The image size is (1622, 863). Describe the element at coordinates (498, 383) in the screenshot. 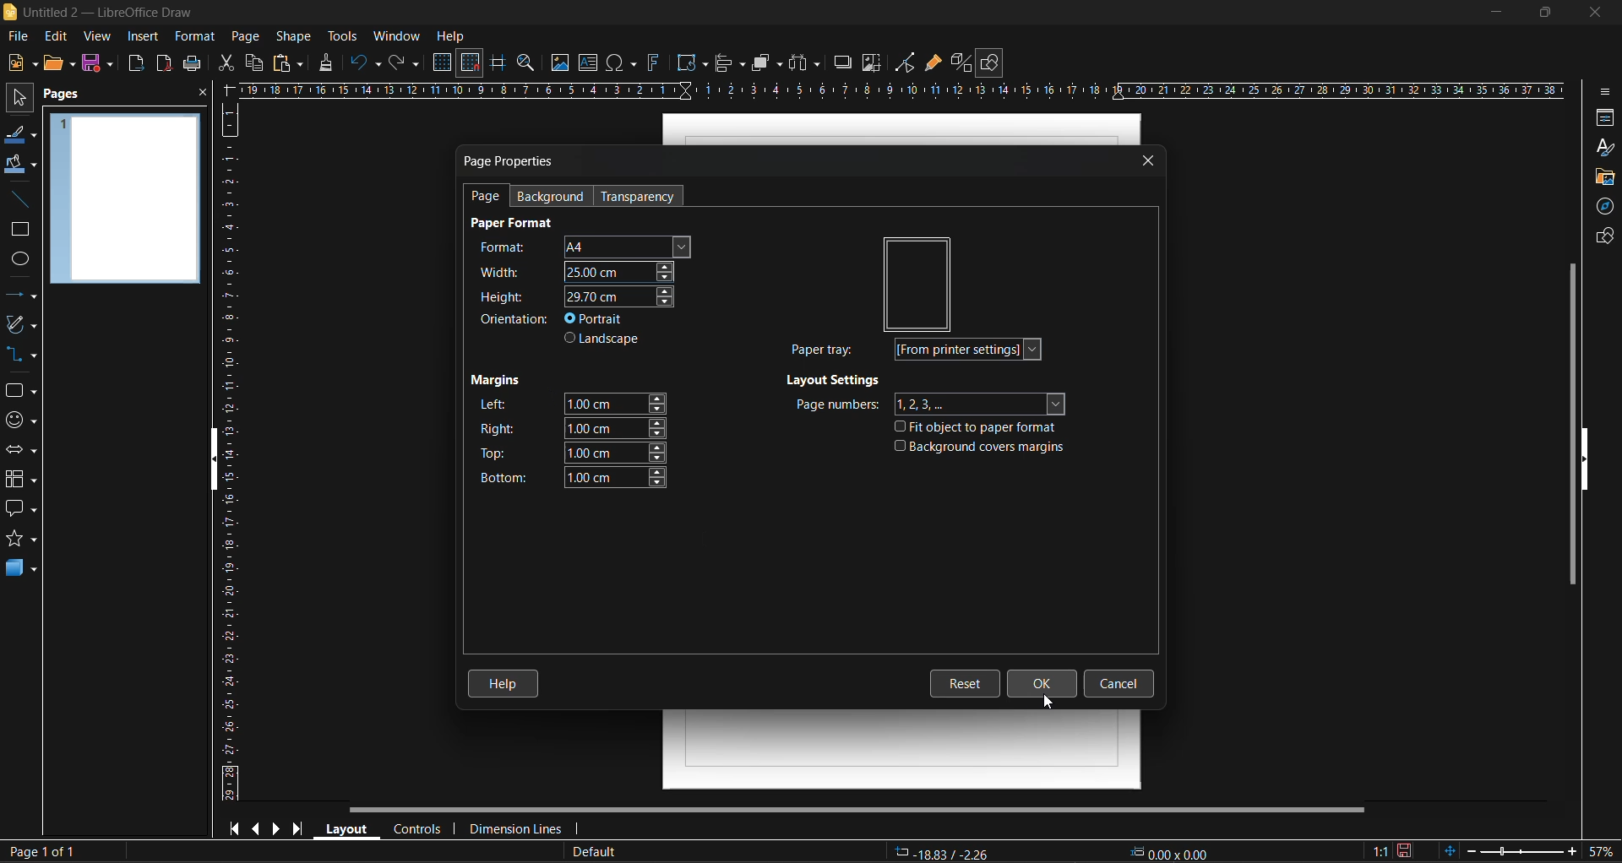

I see `margins` at that location.